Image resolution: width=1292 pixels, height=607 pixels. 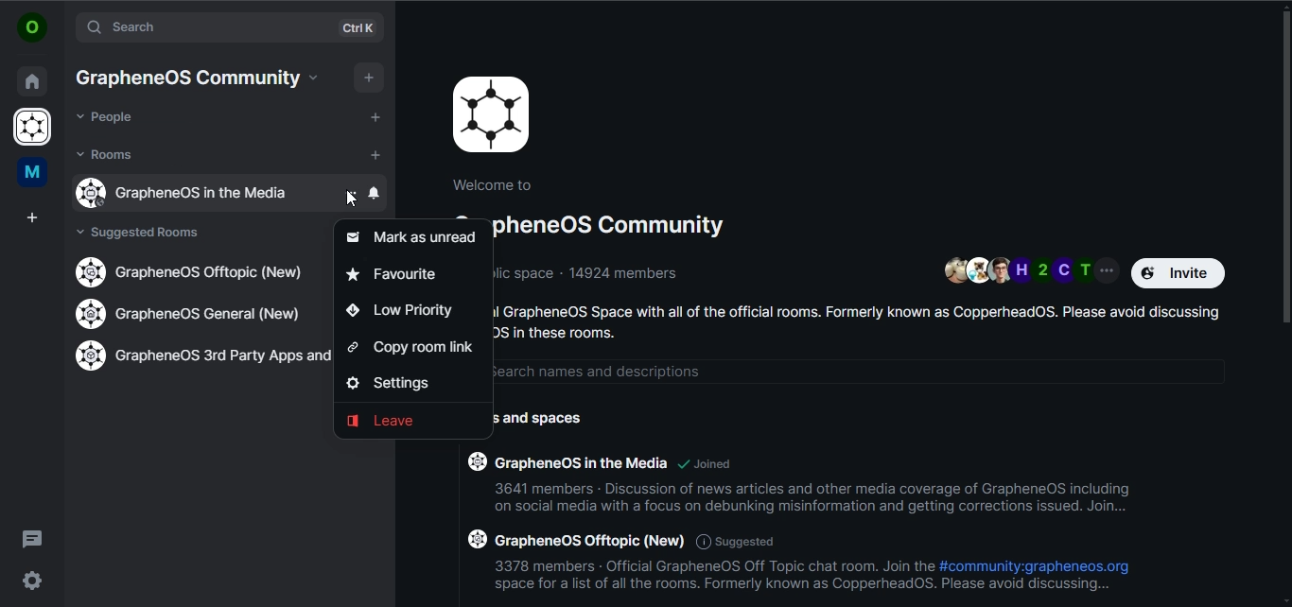 I want to click on quicker settings, so click(x=30, y=579).